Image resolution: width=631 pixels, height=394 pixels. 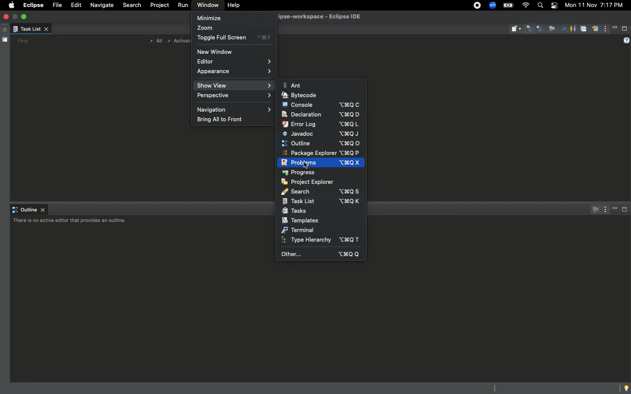 What do you see at coordinates (540, 7) in the screenshot?
I see `Search` at bounding box center [540, 7].